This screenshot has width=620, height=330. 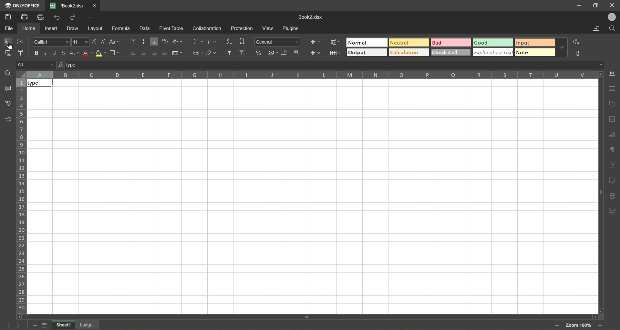 I want to click on bad, so click(x=451, y=42).